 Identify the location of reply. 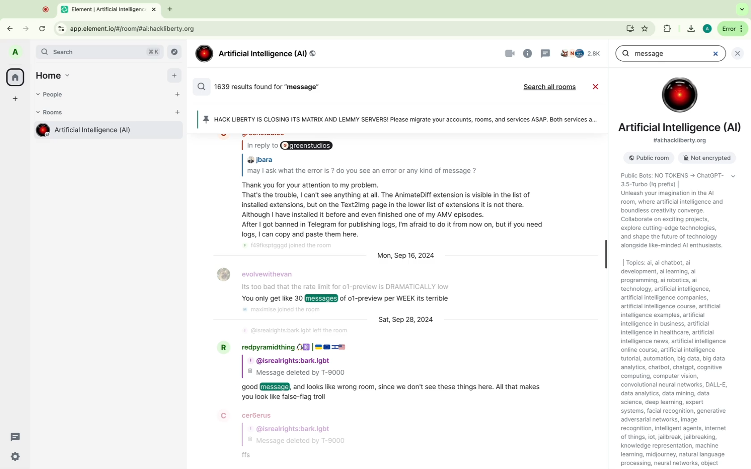
(291, 146).